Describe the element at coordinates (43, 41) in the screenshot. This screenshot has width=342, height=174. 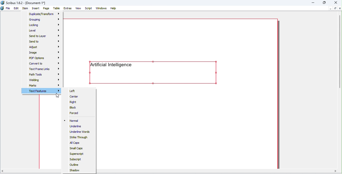
I see `Send to` at that location.